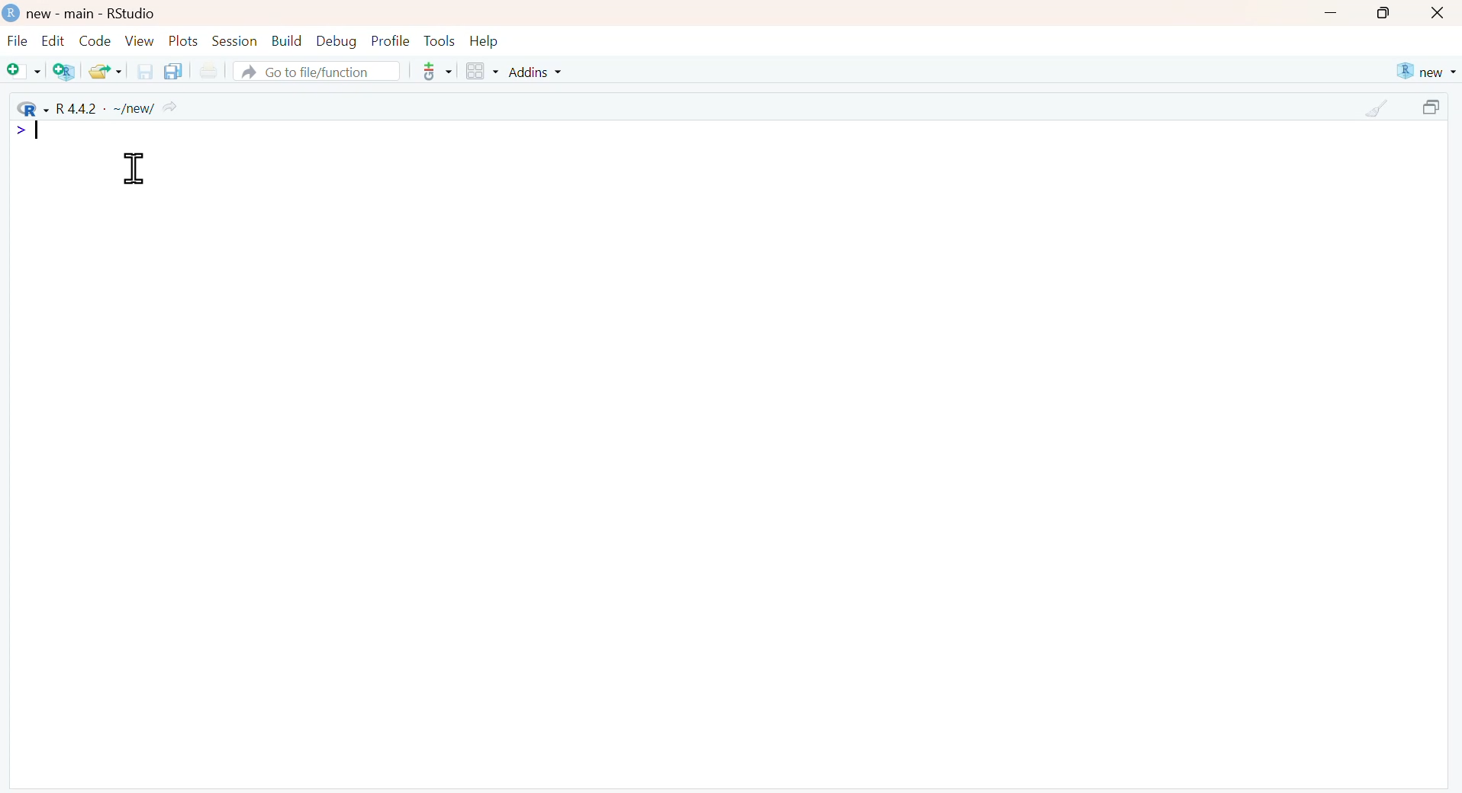 Image resolution: width=1462 pixels, height=793 pixels. I want to click on Help, so click(485, 41).